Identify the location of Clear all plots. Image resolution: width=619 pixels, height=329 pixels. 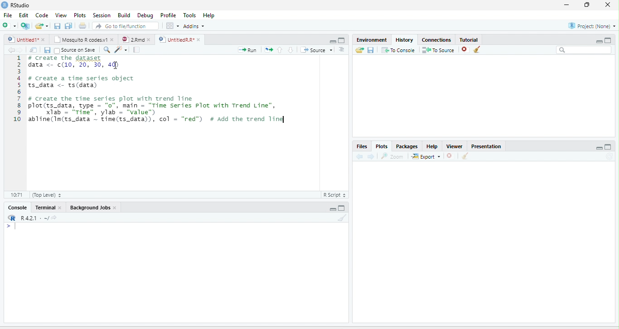
(465, 156).